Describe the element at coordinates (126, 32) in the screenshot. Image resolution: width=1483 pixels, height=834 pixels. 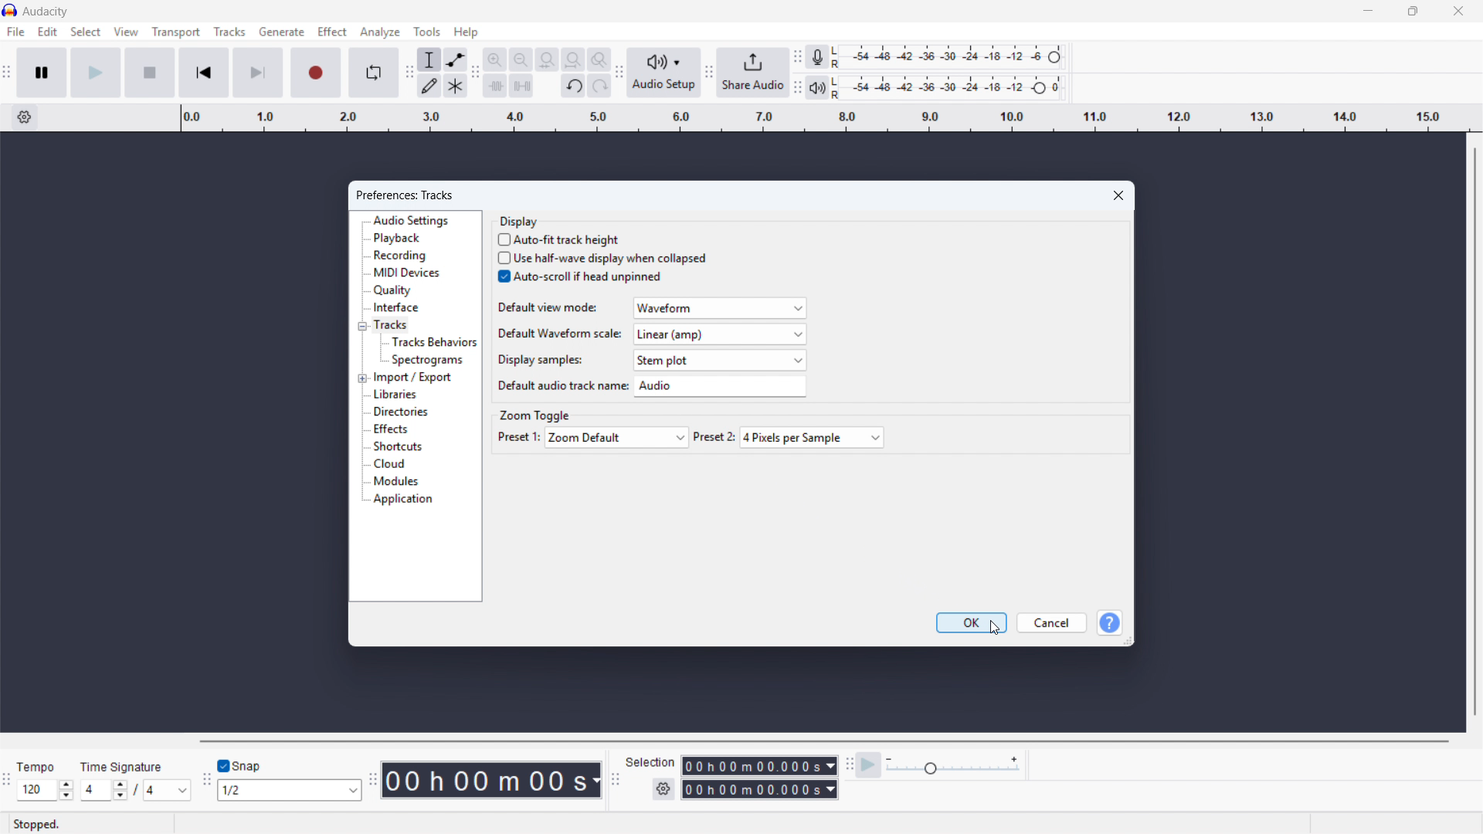
I see `view` at that location.